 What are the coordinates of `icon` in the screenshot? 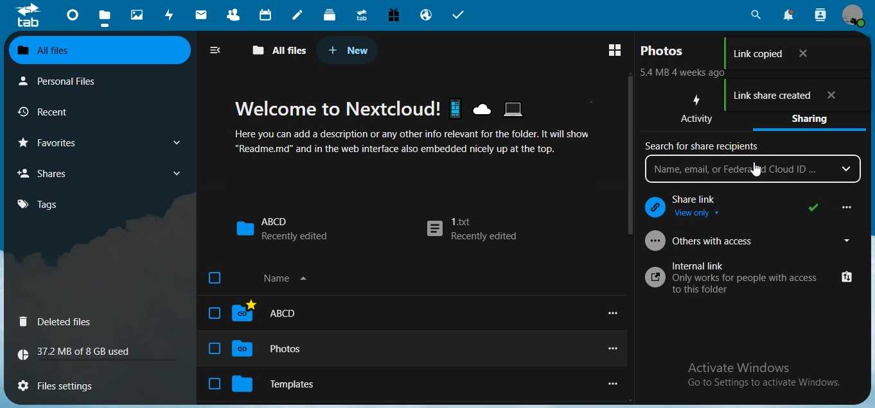 It's located at (28, 15).